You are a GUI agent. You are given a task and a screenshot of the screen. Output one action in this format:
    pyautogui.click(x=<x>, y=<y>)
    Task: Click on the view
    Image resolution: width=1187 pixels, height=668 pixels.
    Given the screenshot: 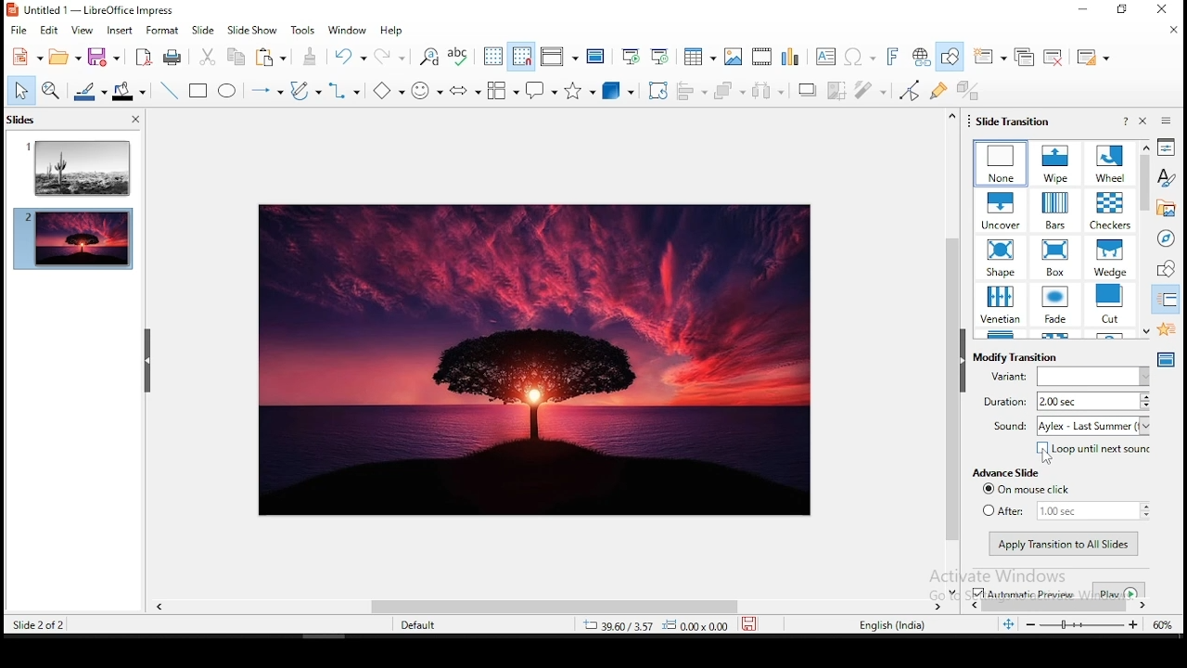 What is the action you would take?
    pyautogui.click(x=78, y=29)
    